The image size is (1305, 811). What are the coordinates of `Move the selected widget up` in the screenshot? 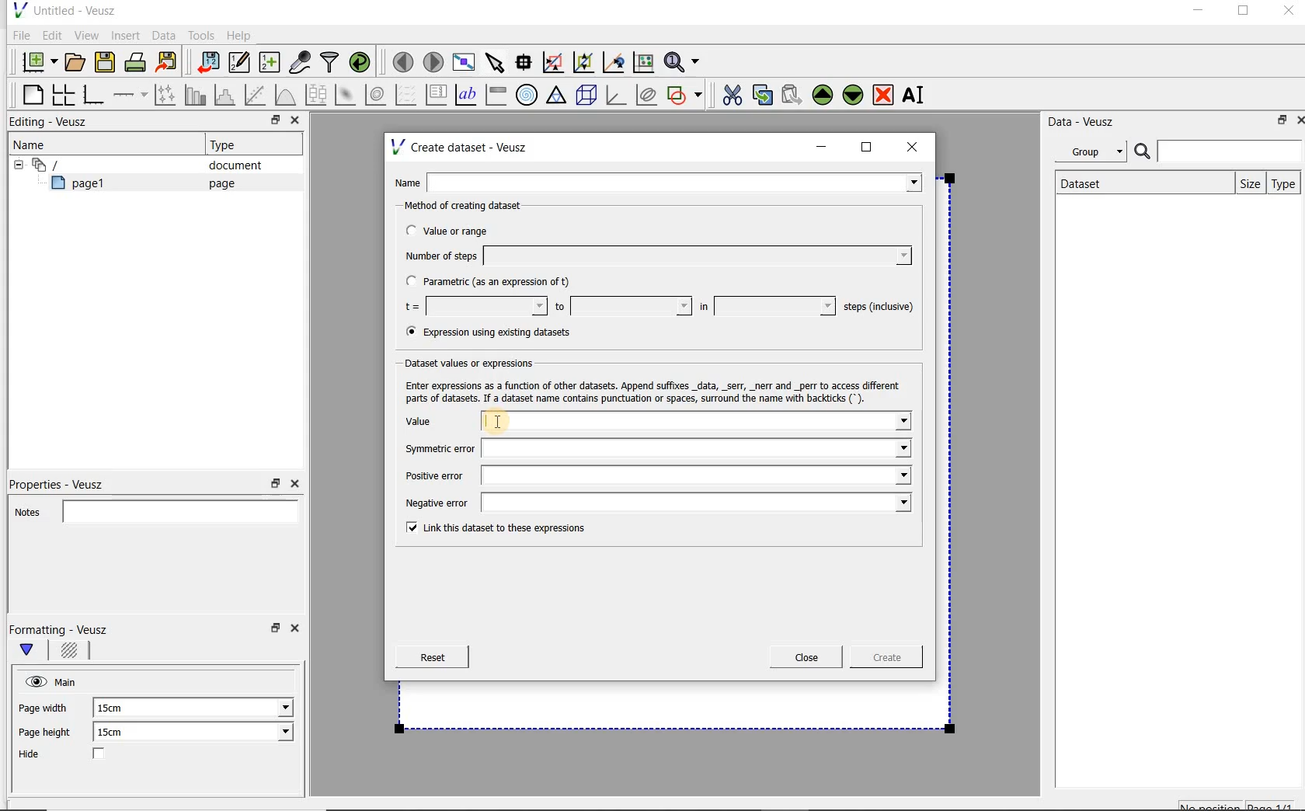 It's located at (823, 95).